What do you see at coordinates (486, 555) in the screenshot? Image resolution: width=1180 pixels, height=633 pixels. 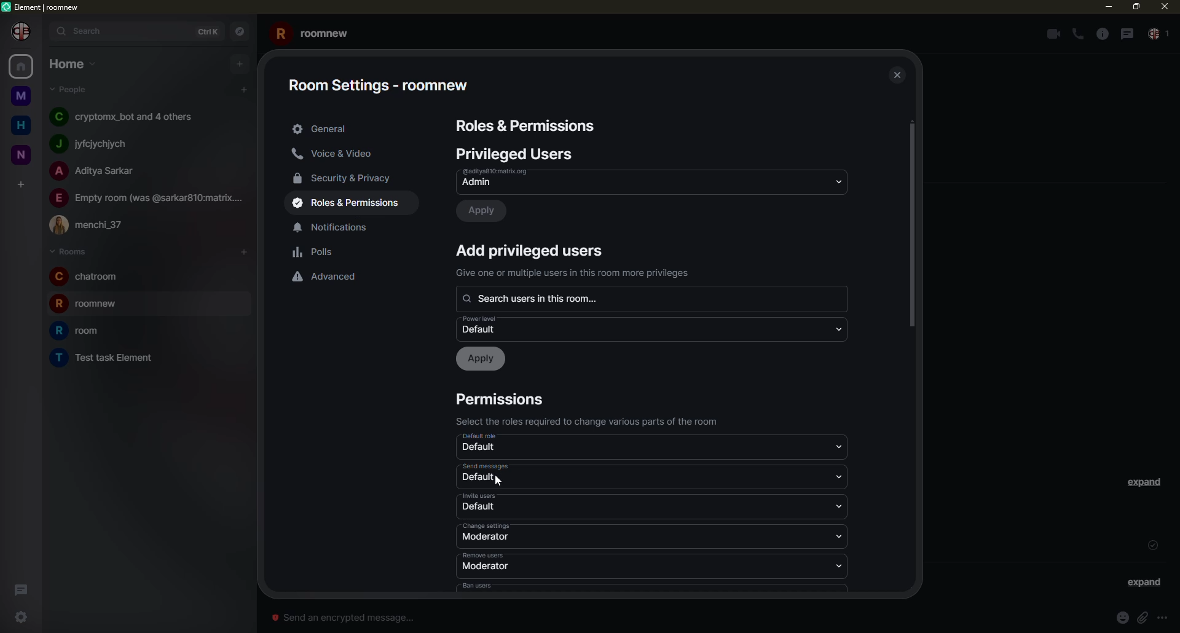 I see `remove` at bounding box center [486, 555].